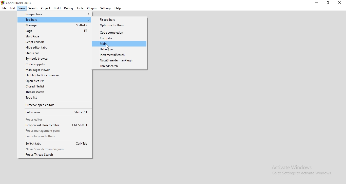 The image size is (346, 184). What do you see at coordinates (120, 50) in the screenshot?
I see `Debugger` at bounding box center [120, 50].